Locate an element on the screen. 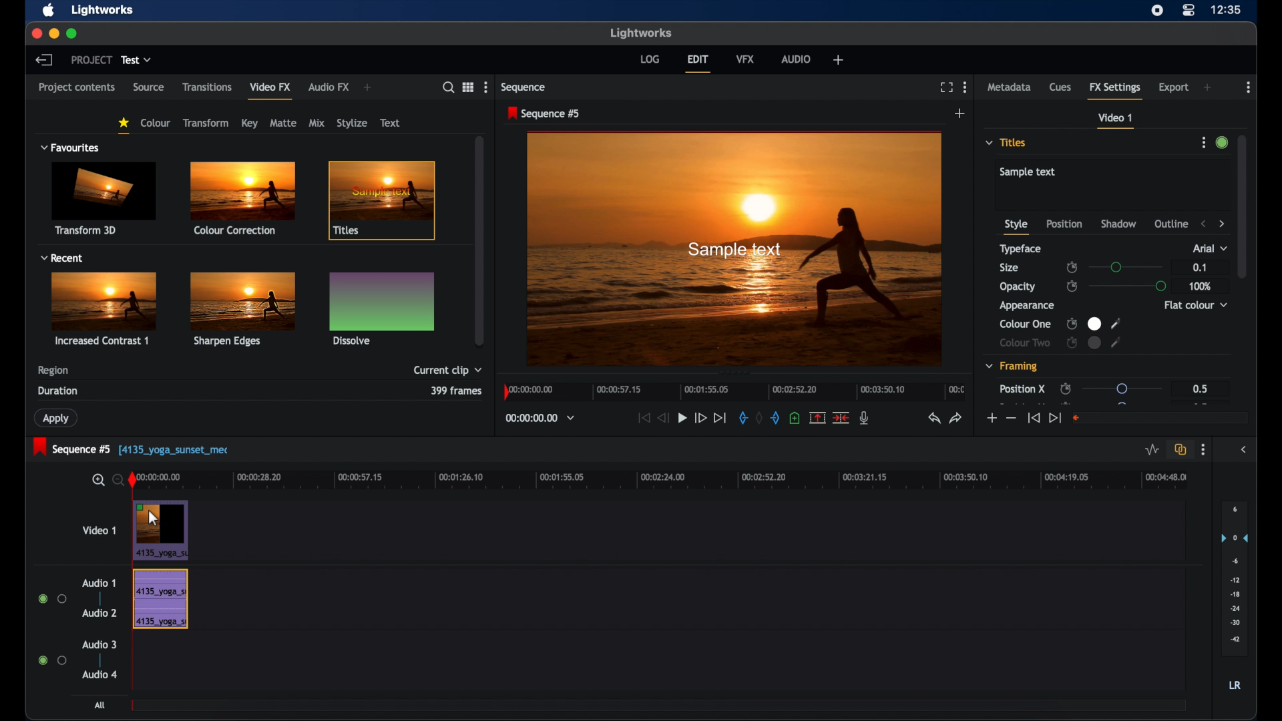 The height and width of the screenshot is (721, 1282). add cue at current position is located at coordinates (796, 419).